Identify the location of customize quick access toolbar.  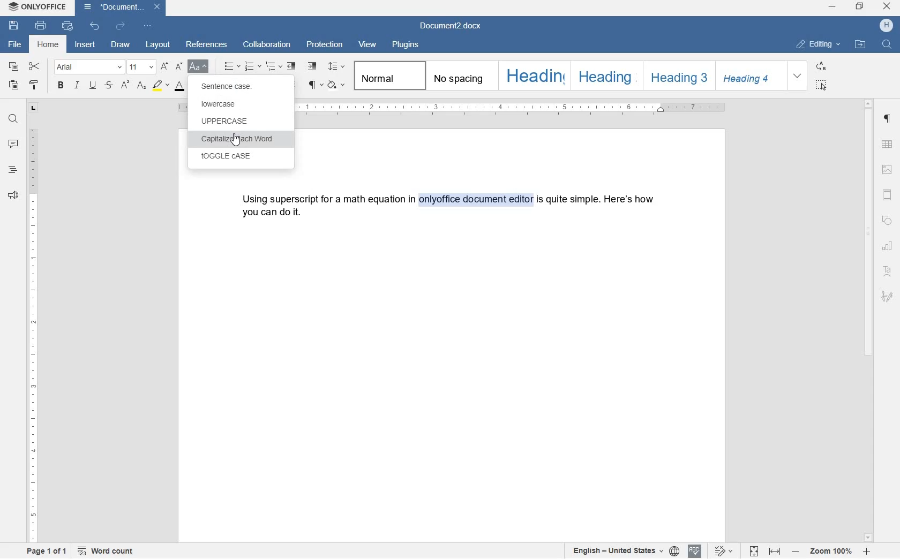
(146, 26).